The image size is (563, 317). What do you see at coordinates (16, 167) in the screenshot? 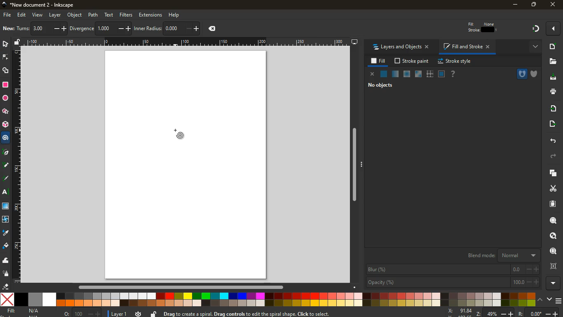
I see `` at bounding box center [16, 167].